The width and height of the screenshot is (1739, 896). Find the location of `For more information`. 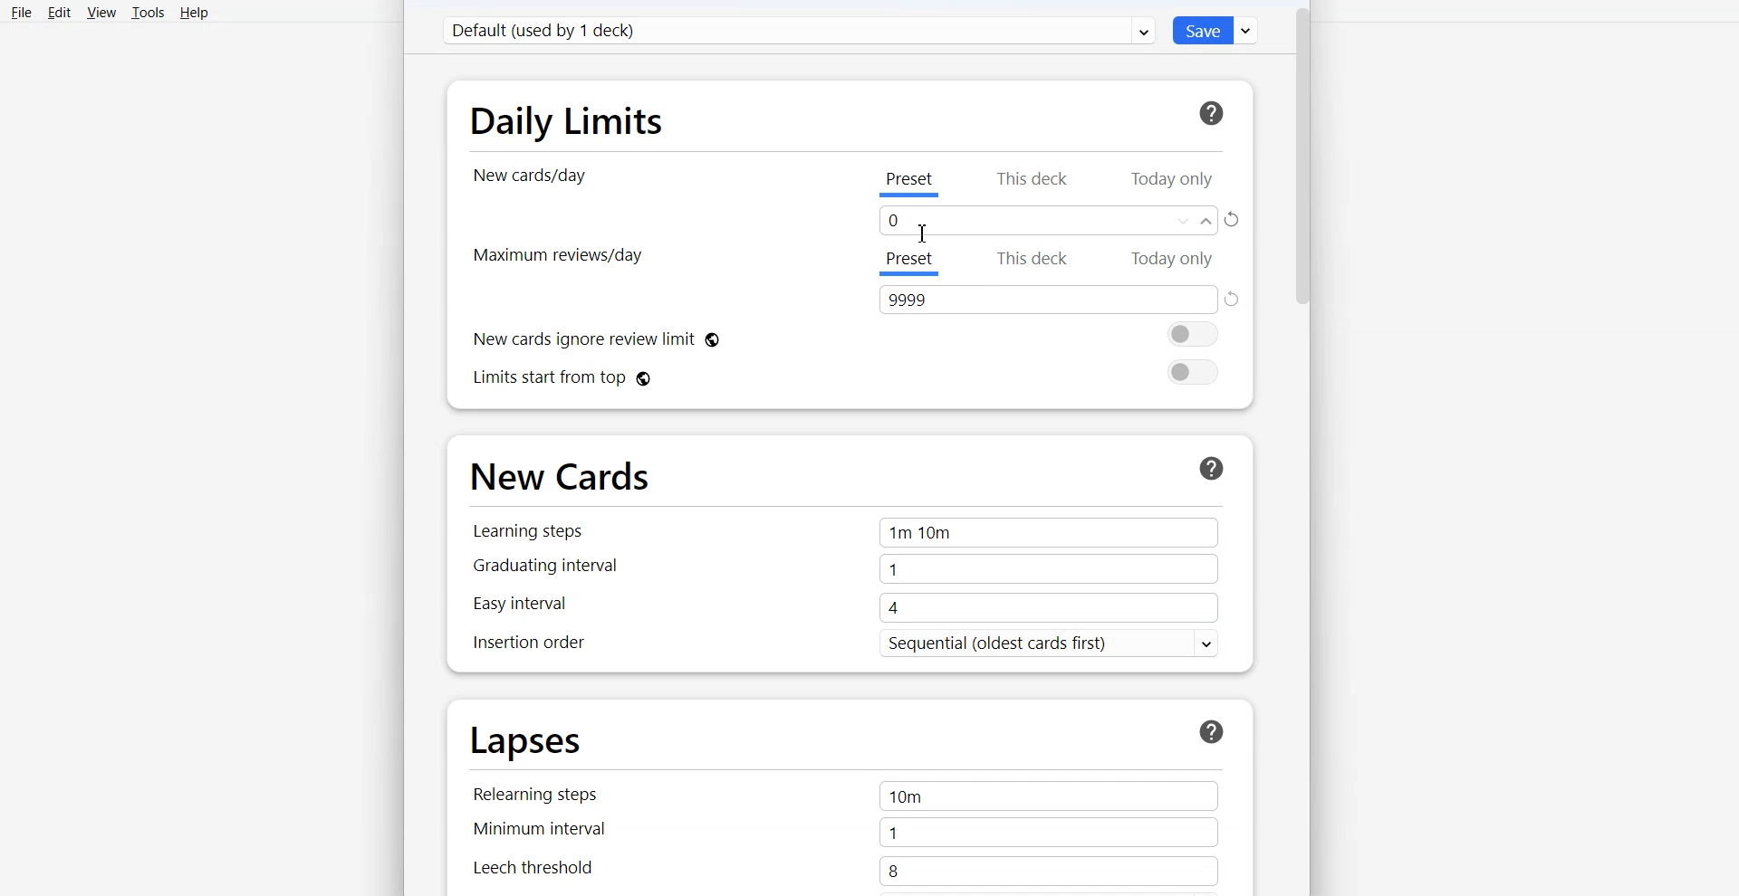

For more information is located at coordinates (1209, 110).